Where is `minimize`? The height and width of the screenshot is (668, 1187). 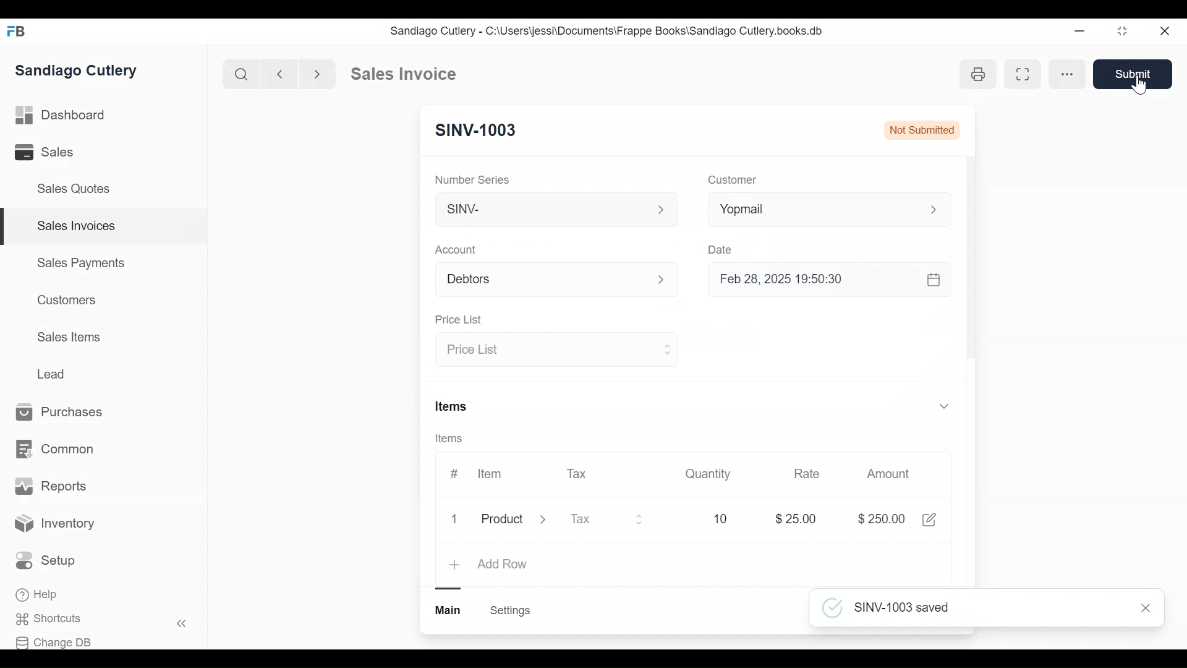
minimize is located at coordinates (1079, 30).